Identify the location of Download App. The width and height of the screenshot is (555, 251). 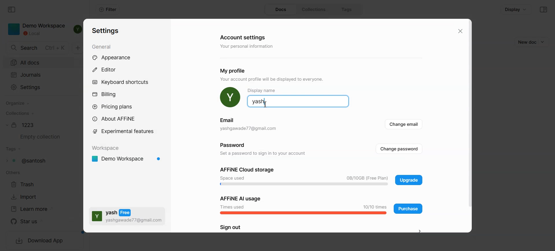
(40, 241).